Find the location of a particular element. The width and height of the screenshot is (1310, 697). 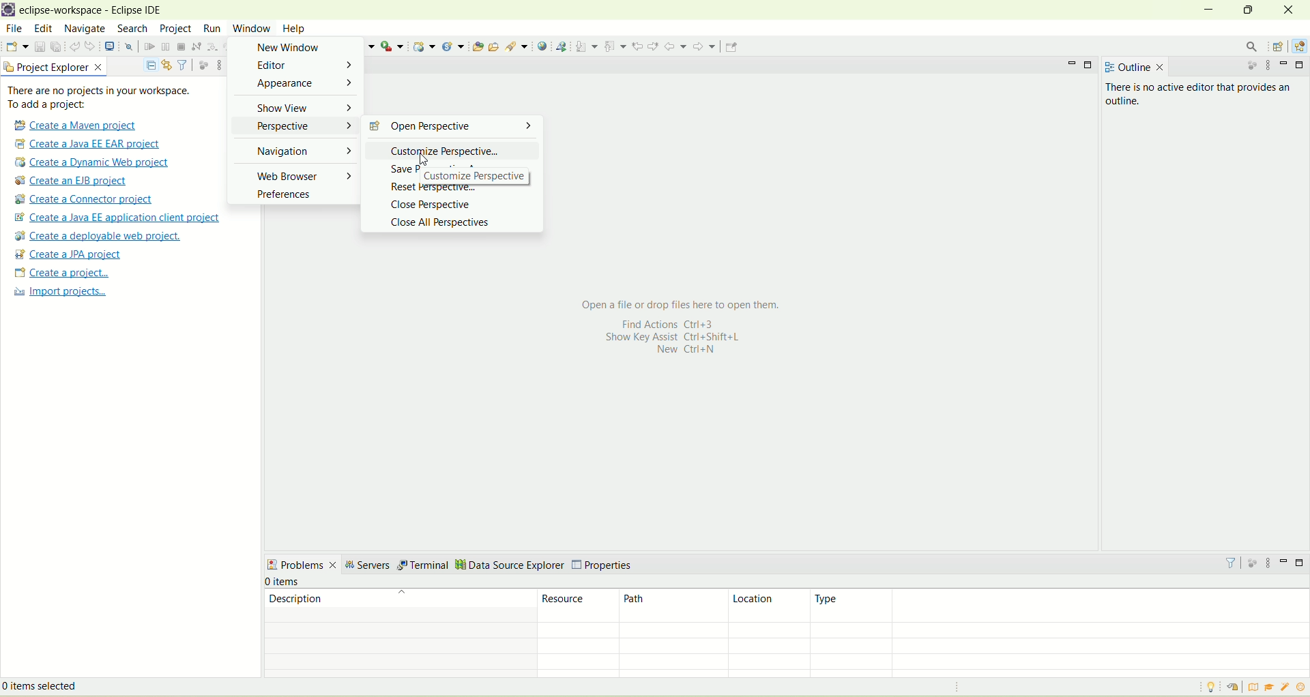

create a deployable web project is located at coordinates (96, 236).